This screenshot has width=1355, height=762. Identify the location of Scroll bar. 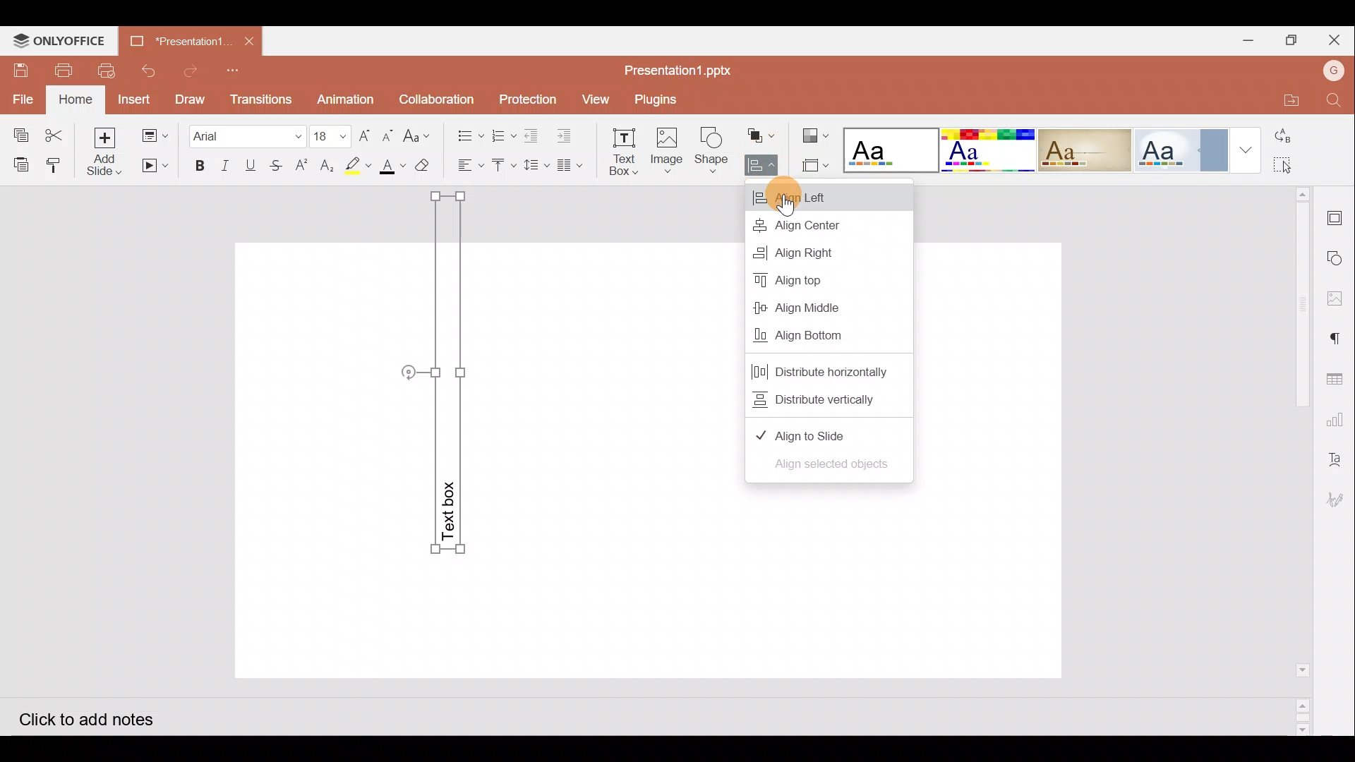
(1297, 461).